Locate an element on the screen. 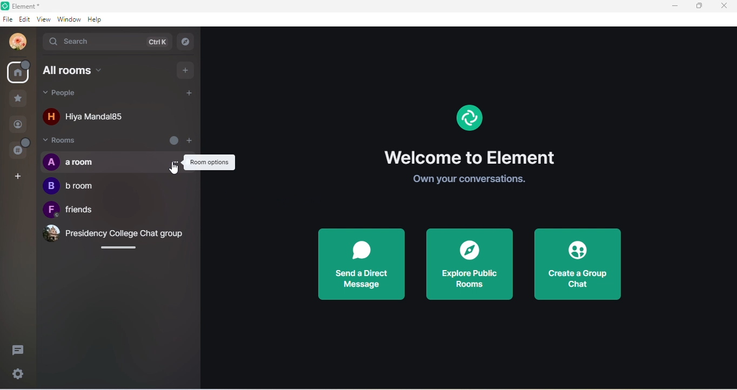 This screenshot has height=390, width=737. add is located at coordinates (182, 139).